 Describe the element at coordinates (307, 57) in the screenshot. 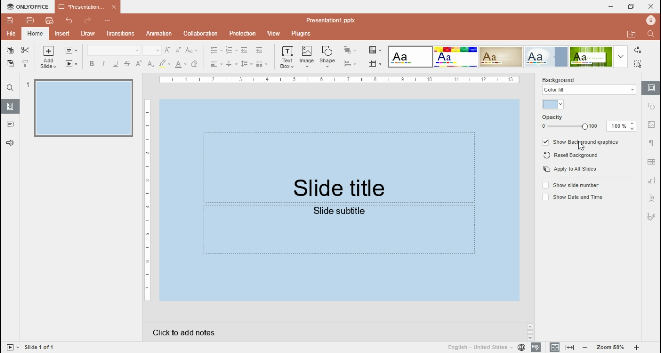

I see `image` at that location.